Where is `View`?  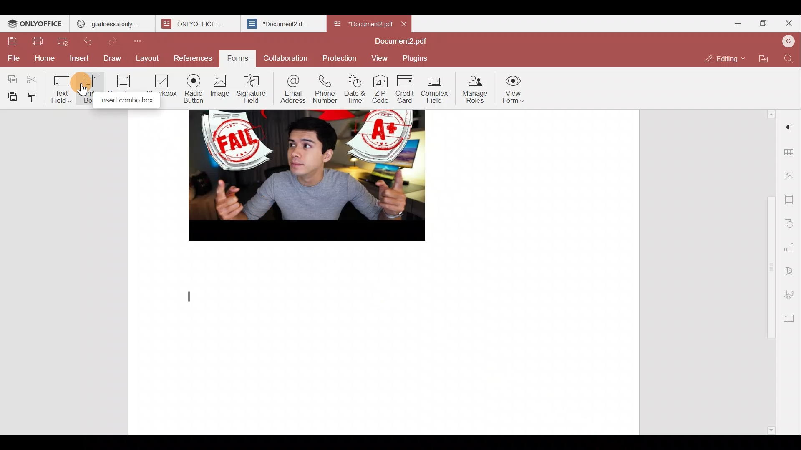 View is located at coordinates (380, 57).